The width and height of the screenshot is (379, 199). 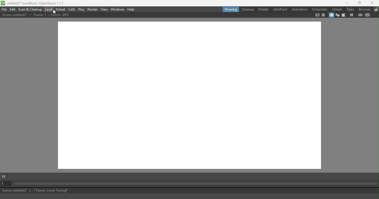 I want to click on Help, so click(x=132, y=10).